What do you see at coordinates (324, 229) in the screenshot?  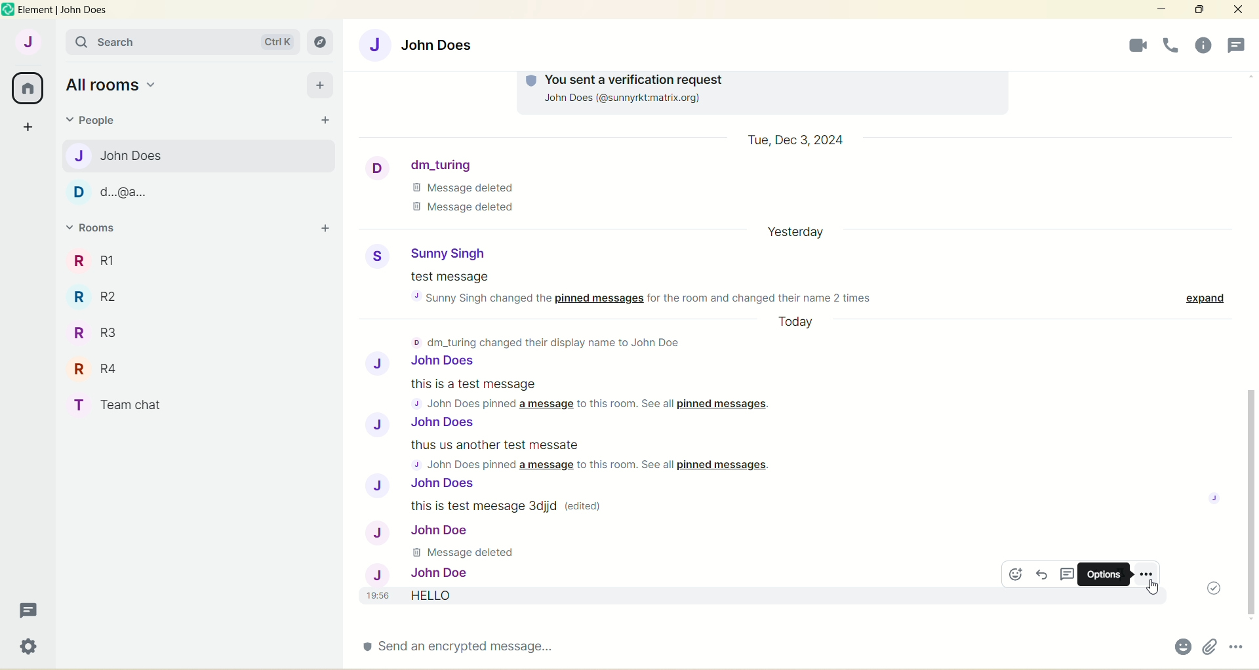 I see `add` at bounding box center [324, 229].